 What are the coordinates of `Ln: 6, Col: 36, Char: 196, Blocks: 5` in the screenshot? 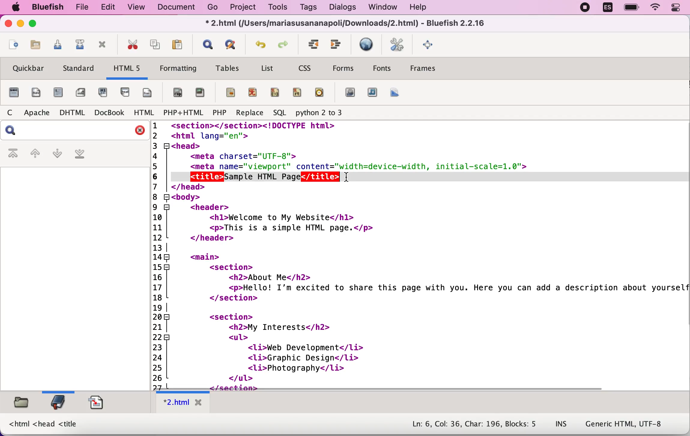 It's located at (473, 422).